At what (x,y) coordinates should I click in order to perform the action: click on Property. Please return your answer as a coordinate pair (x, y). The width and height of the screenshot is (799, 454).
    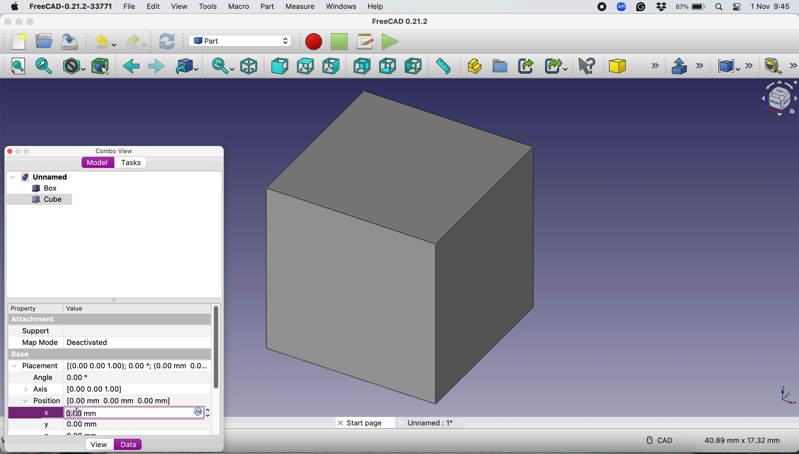
    Looking at the image, I should click on (20, 308).